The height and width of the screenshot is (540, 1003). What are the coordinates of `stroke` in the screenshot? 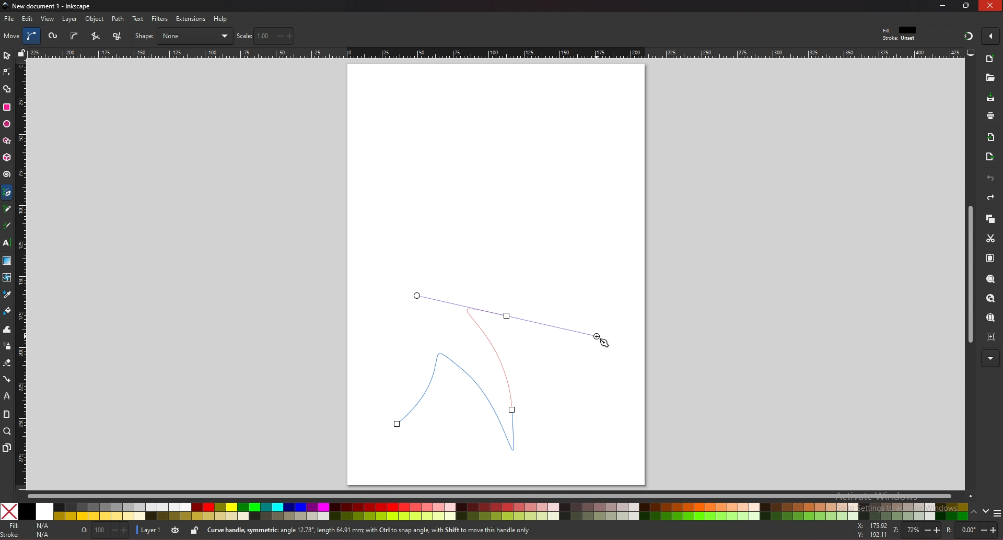 It's located at (28, 535).